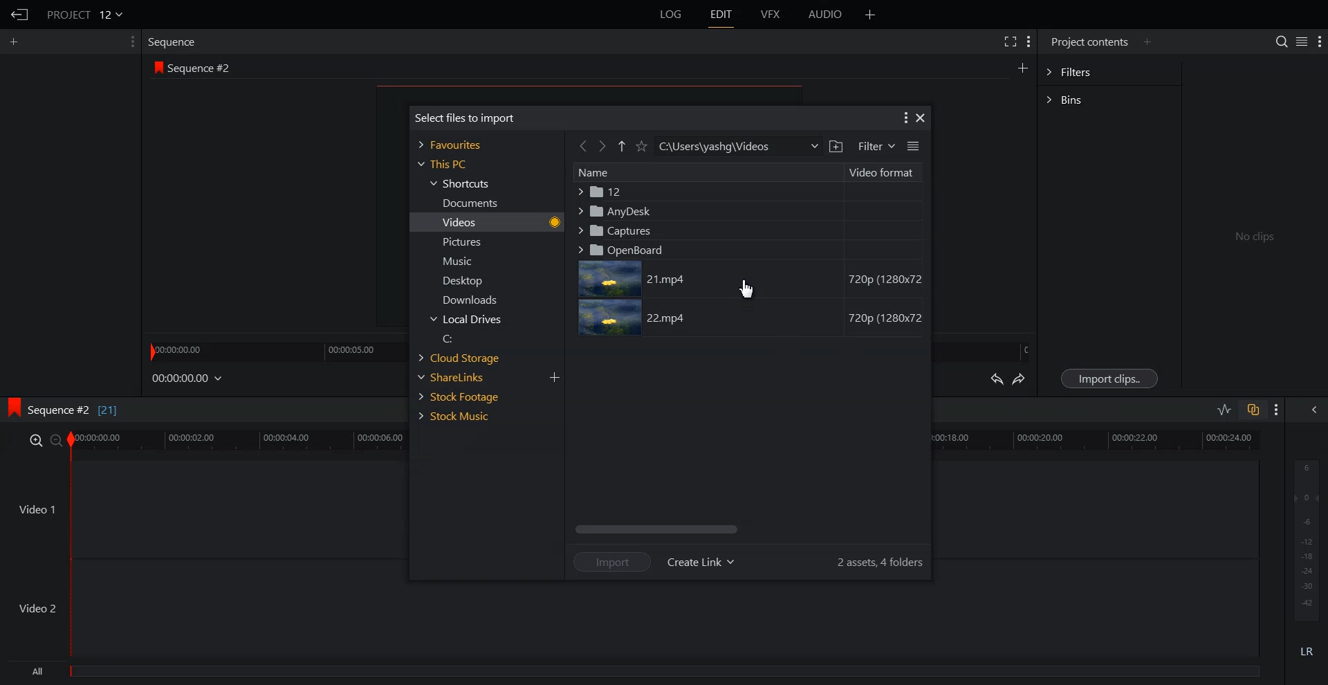 The height and width of the screenshot is (685, 1328). Describe the element at coordinates (884, 173) in the screenshot. I see `Video Format` at that location.